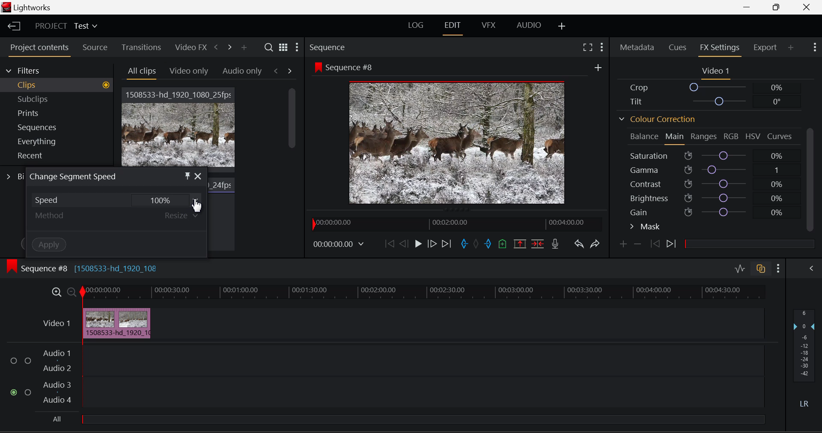 The image size is (822, 433). Describe the element at coordinates (706, 102) in the screenshot. I see `Tilt` at that location.